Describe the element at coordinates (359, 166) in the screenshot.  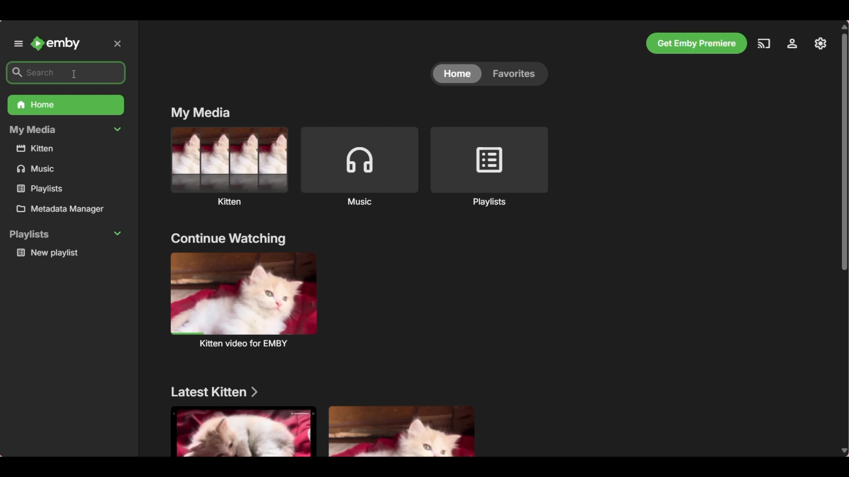
I see `Music` at that location.